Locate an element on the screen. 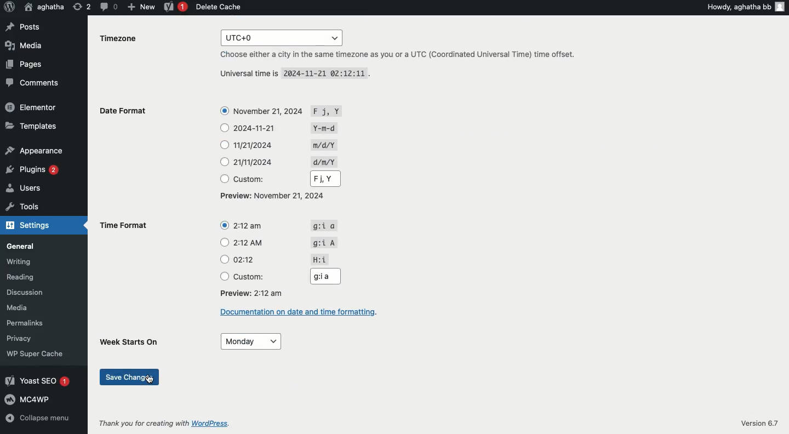 The image size is (789, 434). Cursor is located at coordinates (154, 381).